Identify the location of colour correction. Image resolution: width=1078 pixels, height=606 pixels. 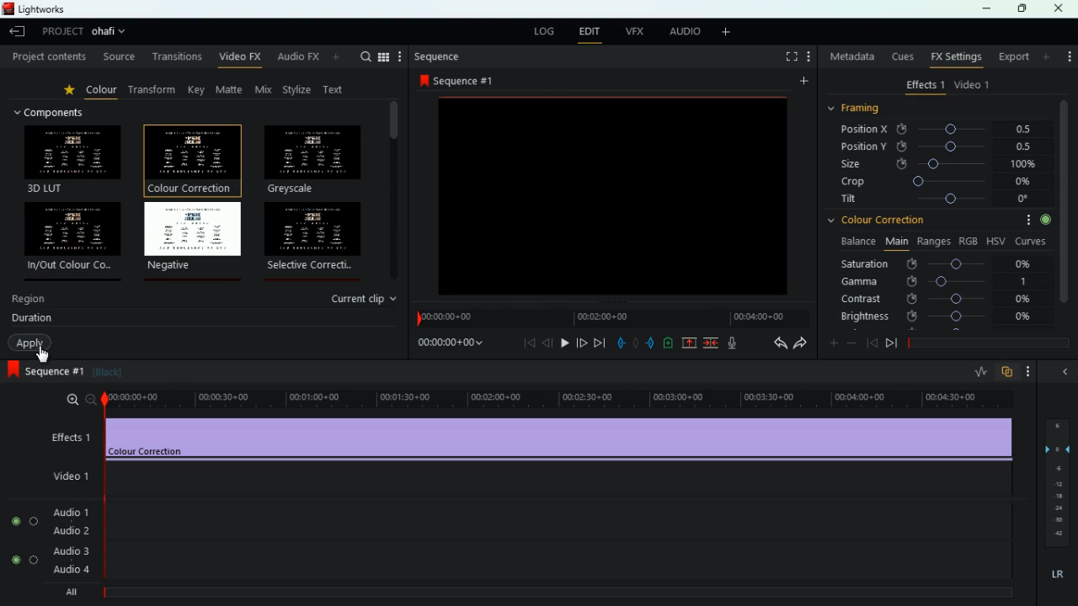
(942, 221).